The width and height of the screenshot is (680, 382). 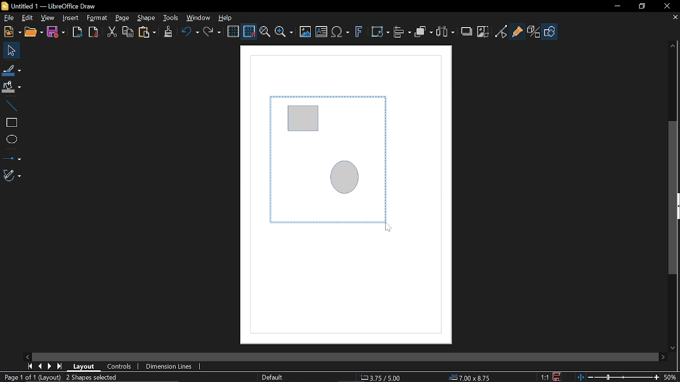 What do you see at coordinates (51, 367) in the screenshot?
I see `Next page` at bounding box center [51, 367].